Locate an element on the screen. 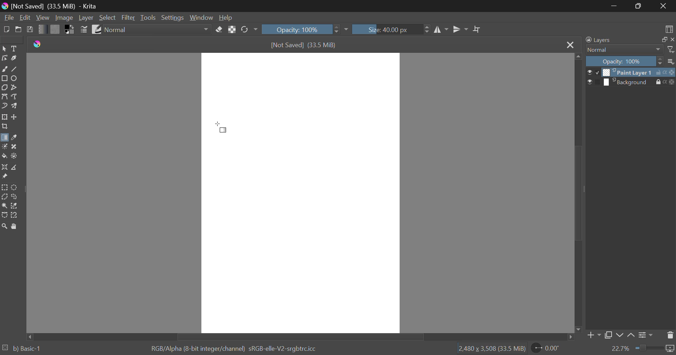  Similar Color Selection is located at coordinates (14, 206).